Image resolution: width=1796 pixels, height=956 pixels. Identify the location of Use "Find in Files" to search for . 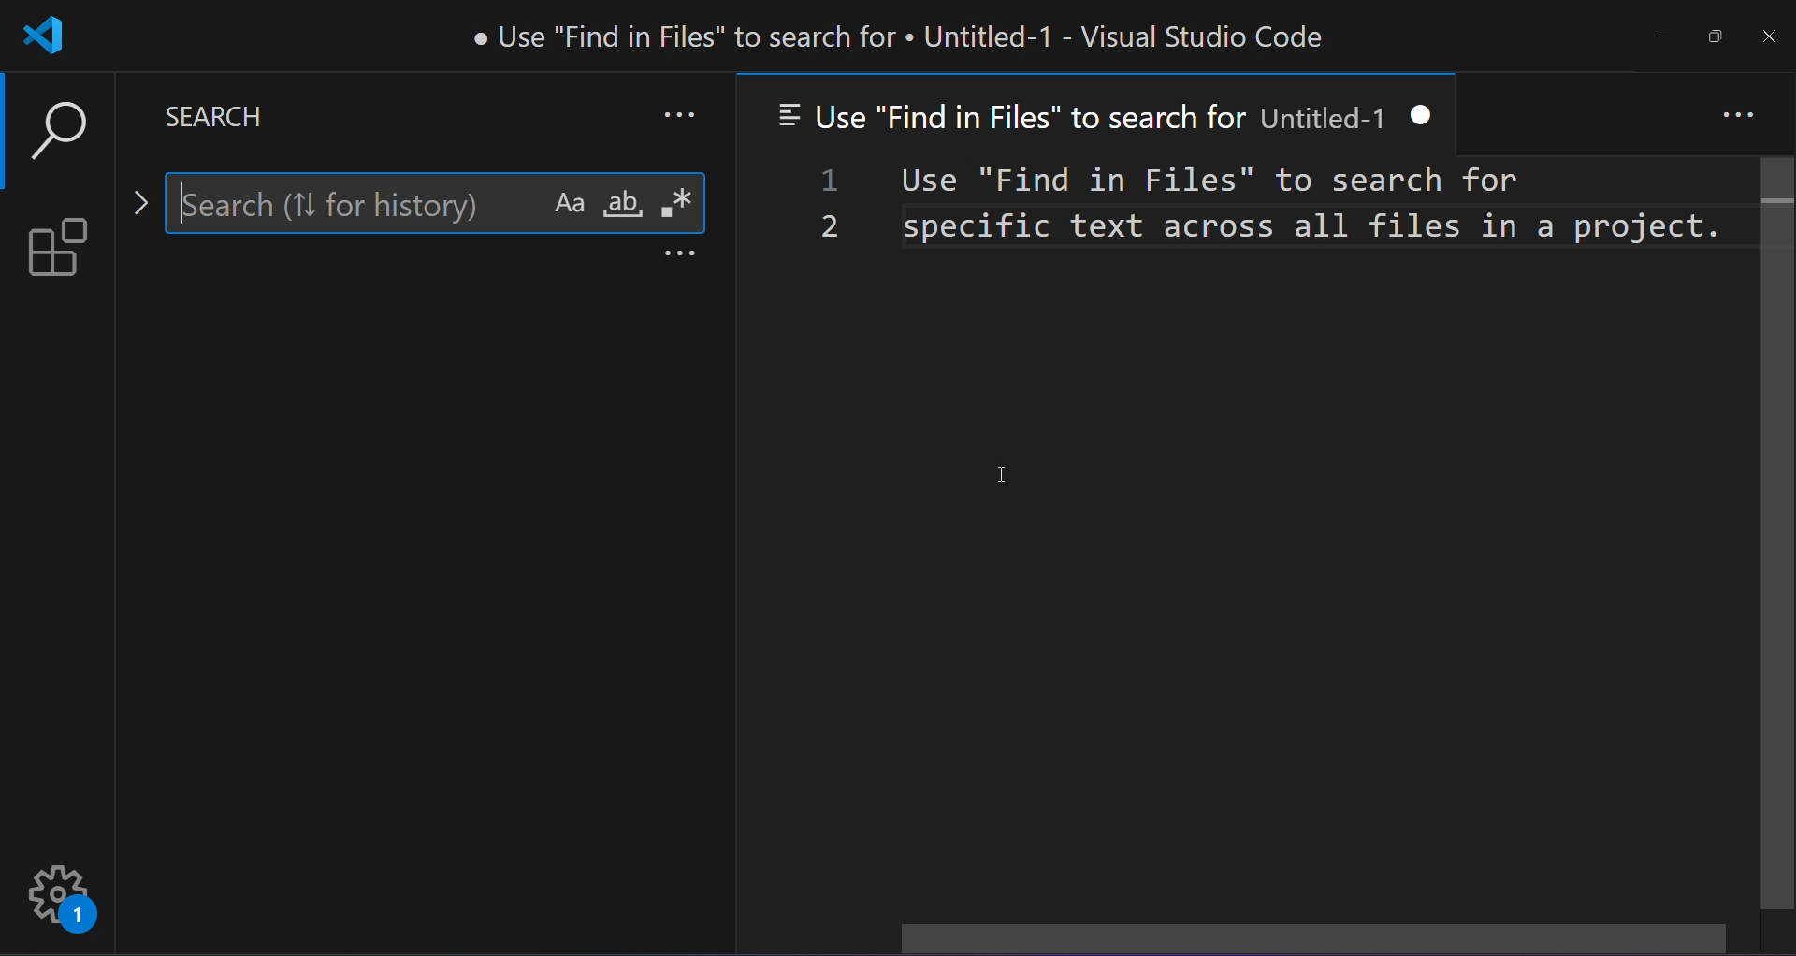
(1009, 115).